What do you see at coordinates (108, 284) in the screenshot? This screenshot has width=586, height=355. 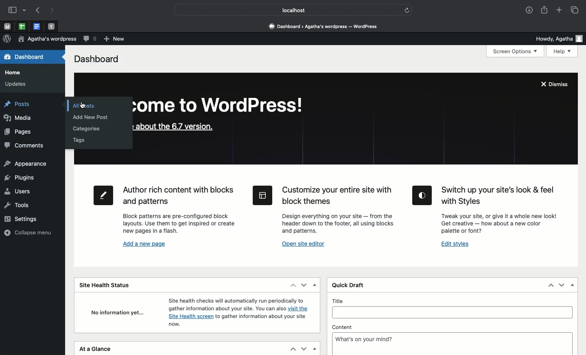 I see `Site health status` at bounding box center [108, 284].